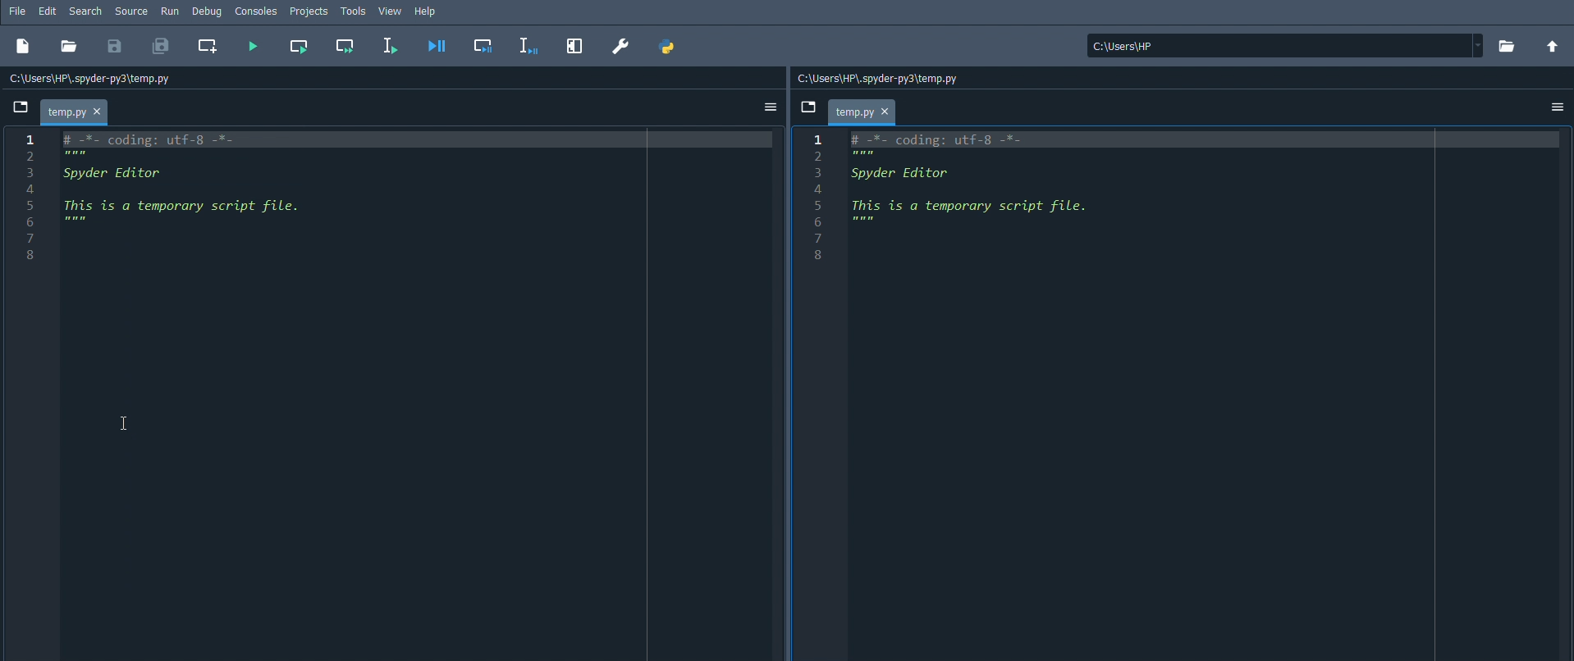 This screenshot has width=1574, height=661. Describe the element at coordinates (771, 107) in the screenshot. I see `options` at that location.